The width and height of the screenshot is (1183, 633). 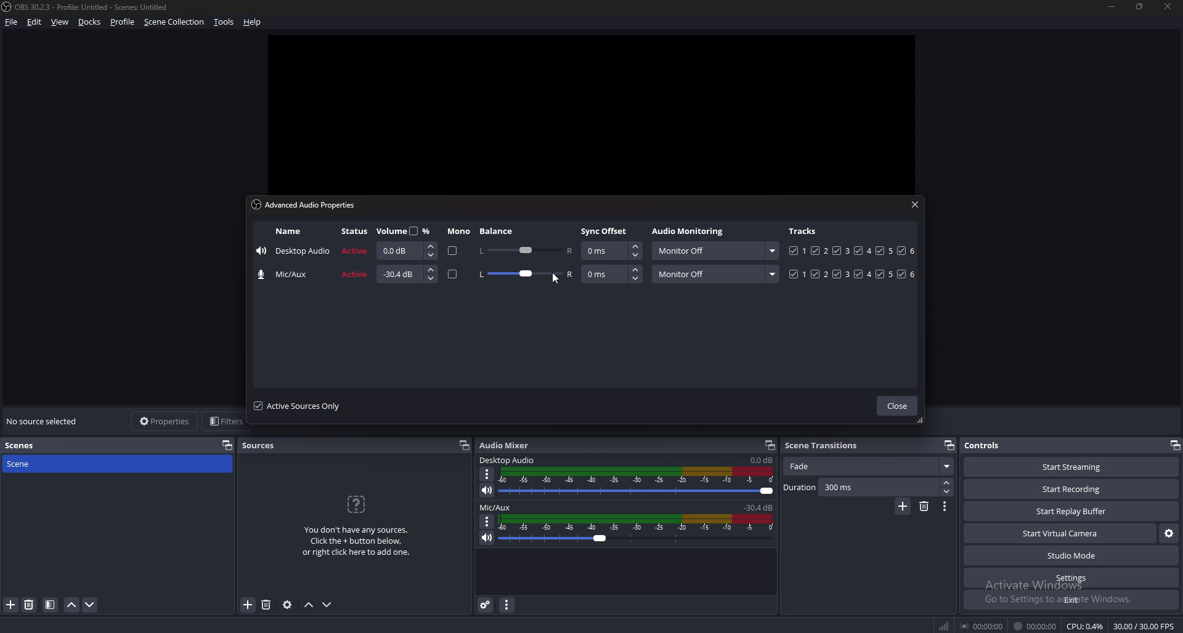 I want to click on desktop audio volume, so click(x=762, y=460).